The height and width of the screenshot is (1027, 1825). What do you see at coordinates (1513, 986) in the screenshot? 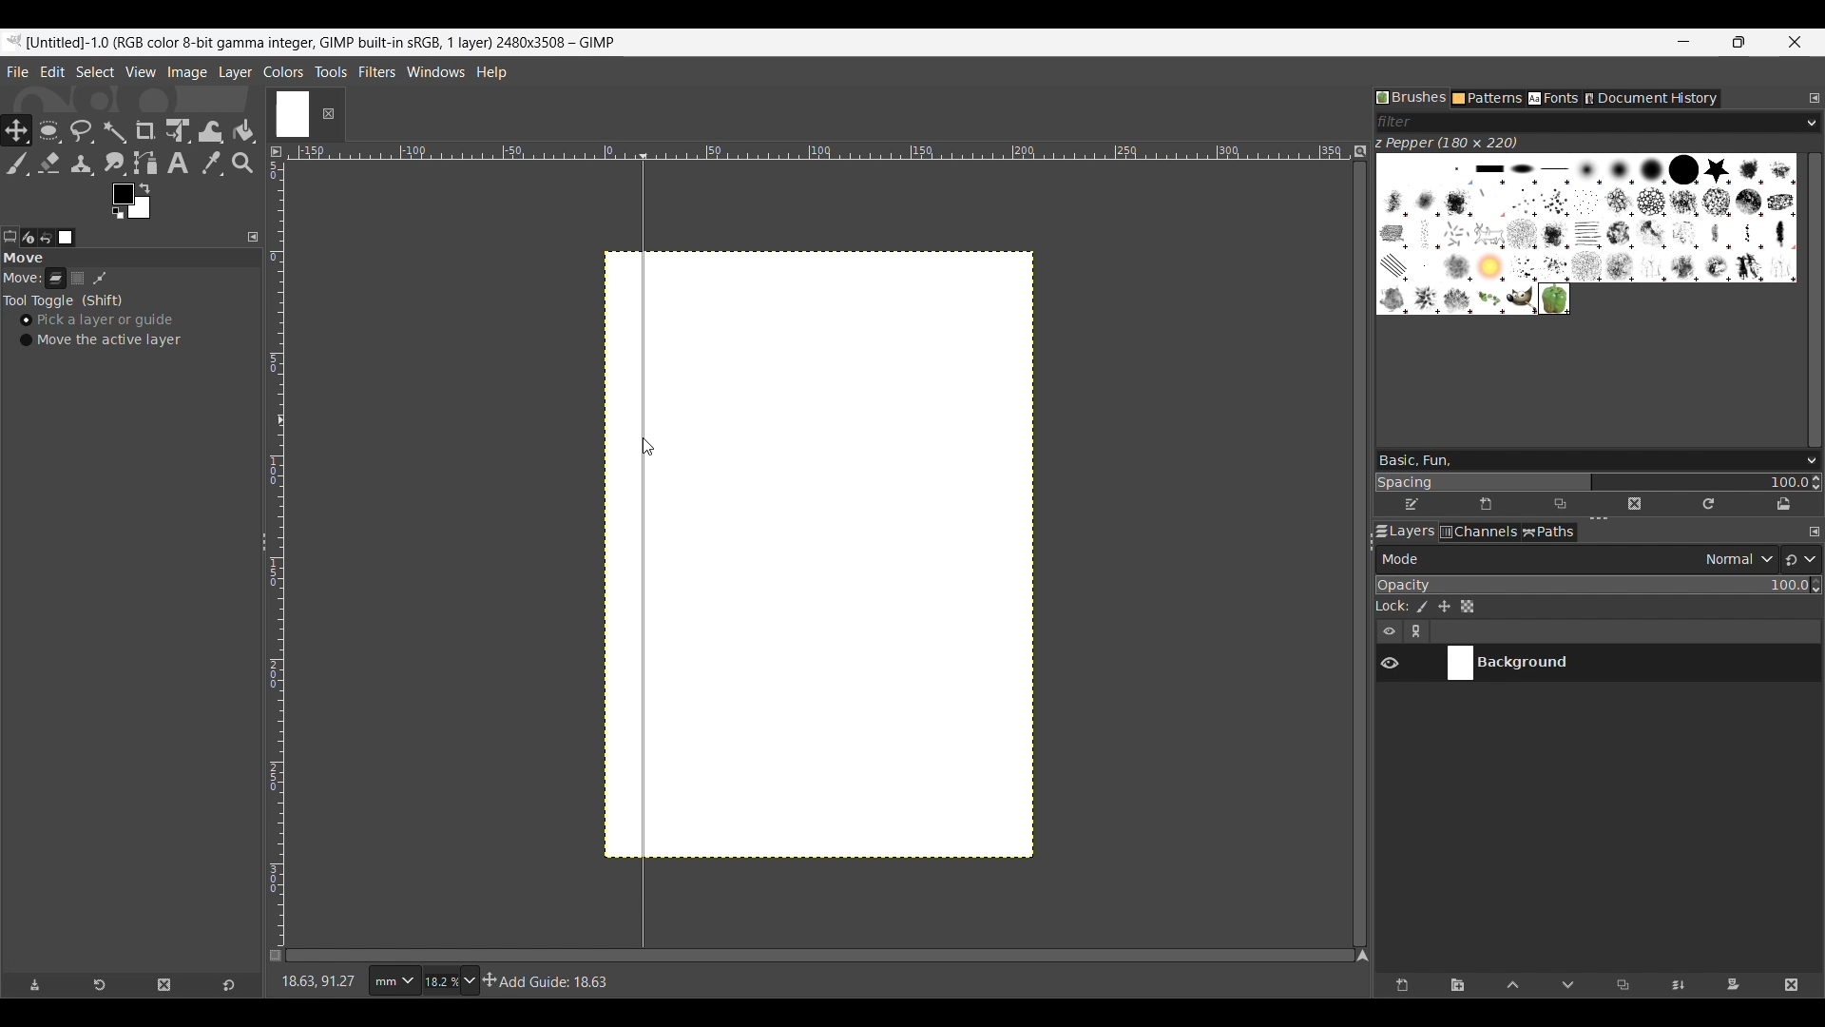
I see `Move layer one step up` at bounding box center [1513, 986].